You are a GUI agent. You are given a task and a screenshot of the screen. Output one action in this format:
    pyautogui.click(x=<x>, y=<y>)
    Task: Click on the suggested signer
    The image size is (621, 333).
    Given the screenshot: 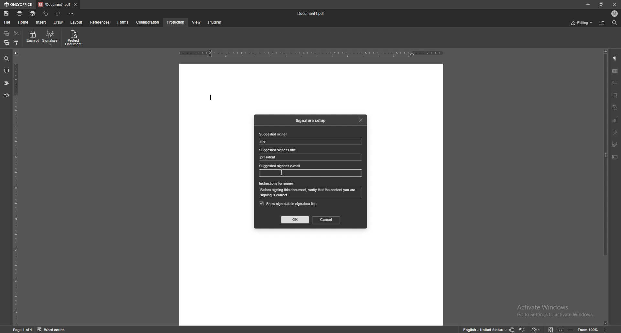 What is the action you would take?
    pyautogui.click(x=266, y=142)
    